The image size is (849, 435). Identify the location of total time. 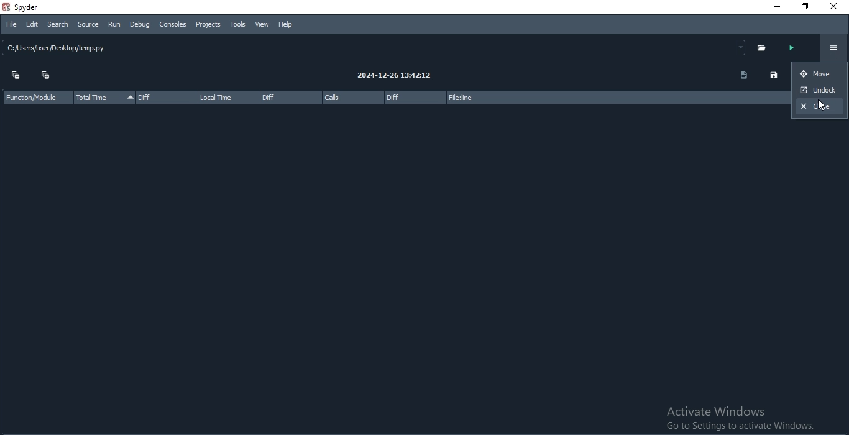
(102, 96).